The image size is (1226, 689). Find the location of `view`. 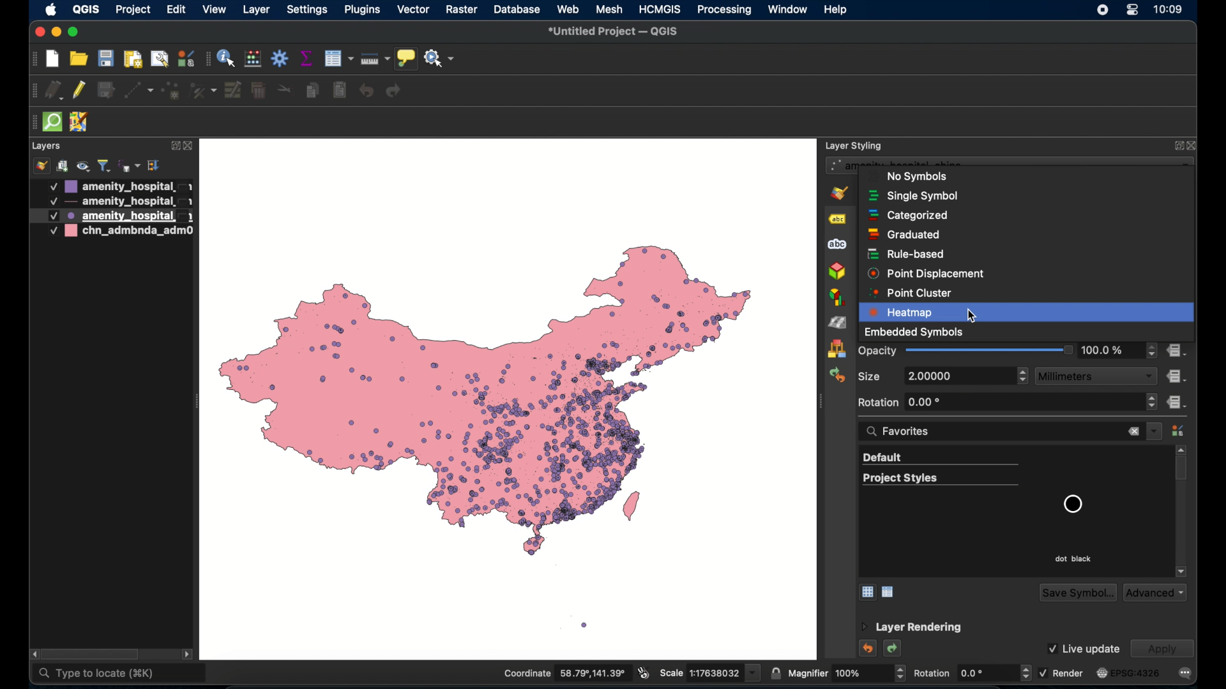

view is located at coordinates (215, 10).